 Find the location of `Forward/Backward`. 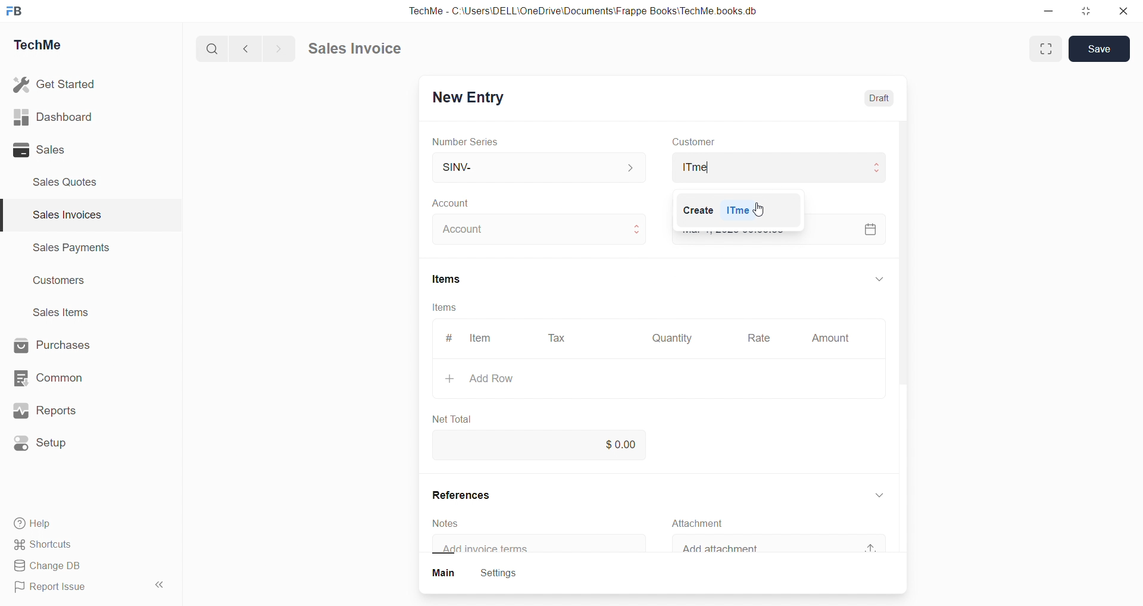

Forward/Backward is located at coordinates (263, 48).